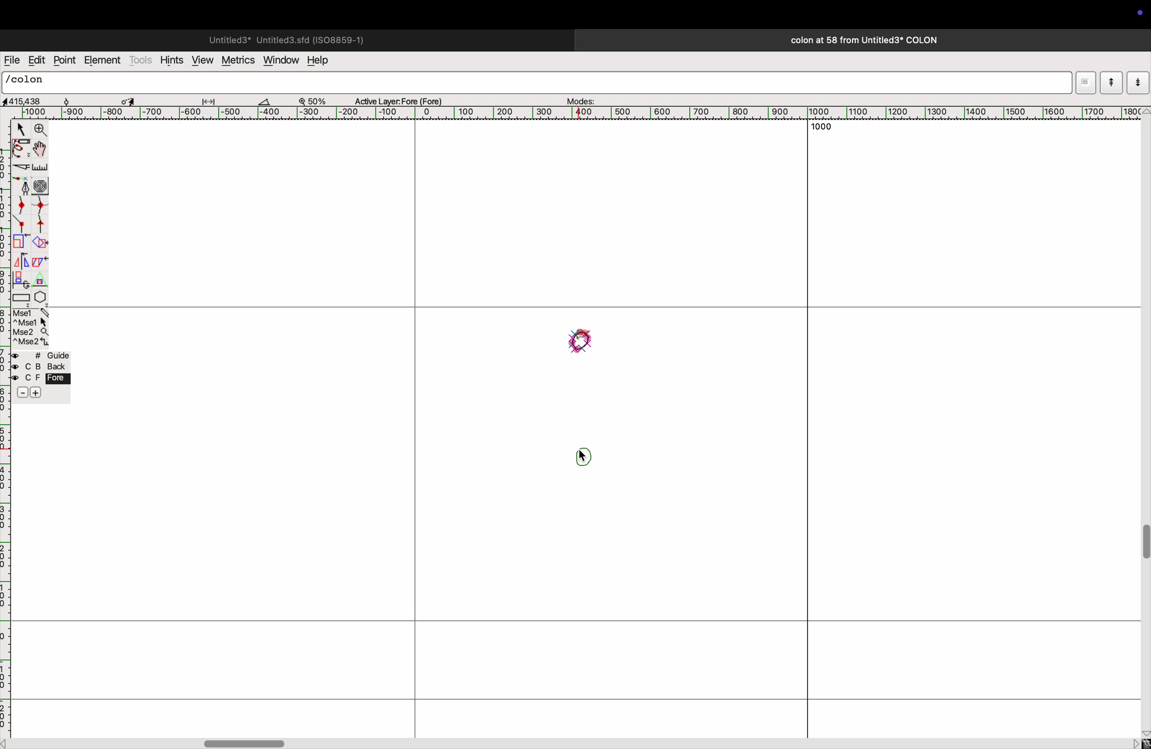 The image size is (1151, 749). I want to click on pentagon, so click(41, 289).